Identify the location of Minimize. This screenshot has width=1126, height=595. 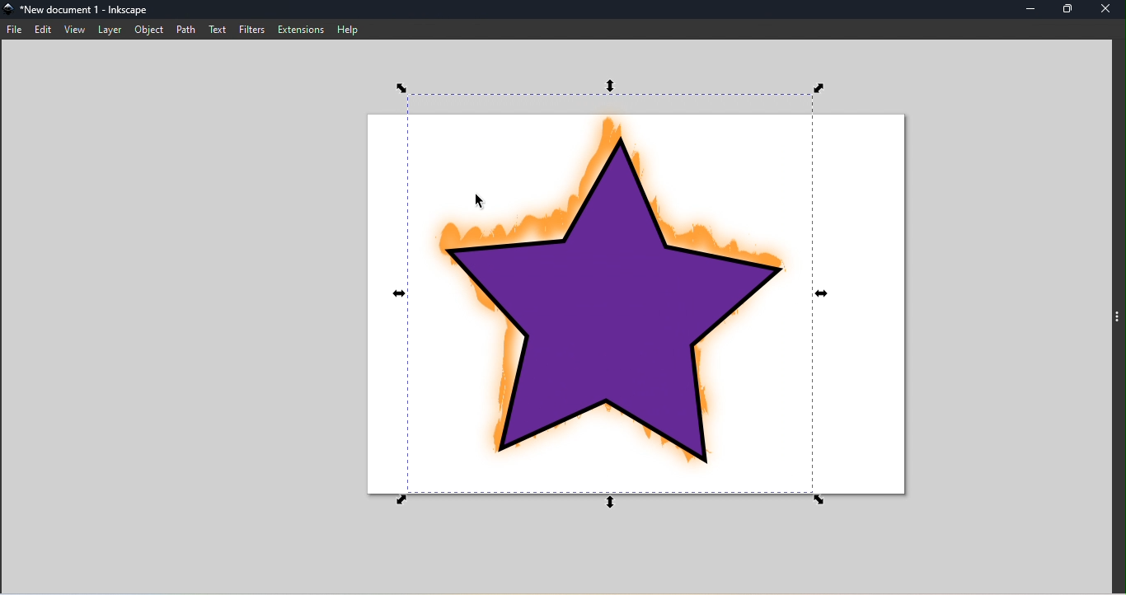
(1029, 9).